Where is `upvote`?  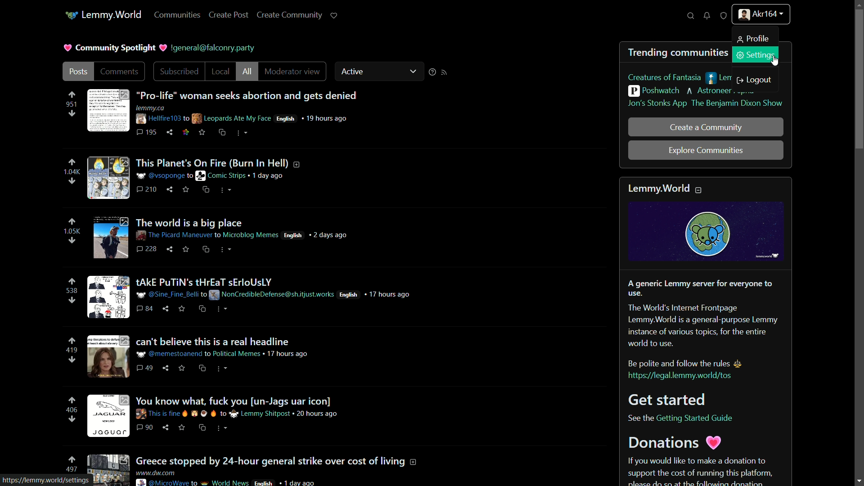
upvote is located at coordinates (73, 400).